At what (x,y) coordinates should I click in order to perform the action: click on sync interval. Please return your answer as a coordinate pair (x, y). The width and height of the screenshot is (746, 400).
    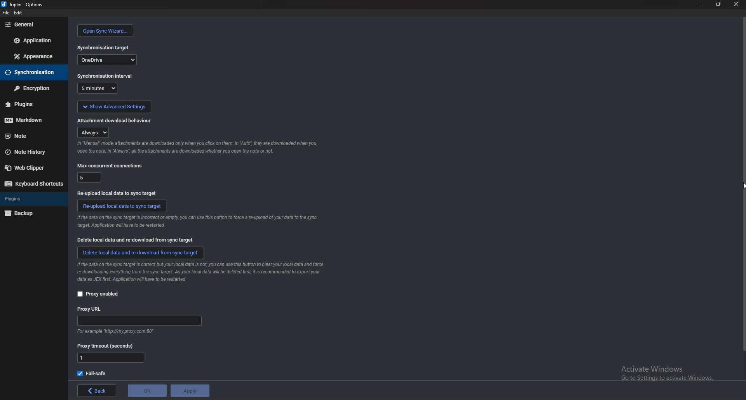
    Looking at the image, I should click on (97, 89).